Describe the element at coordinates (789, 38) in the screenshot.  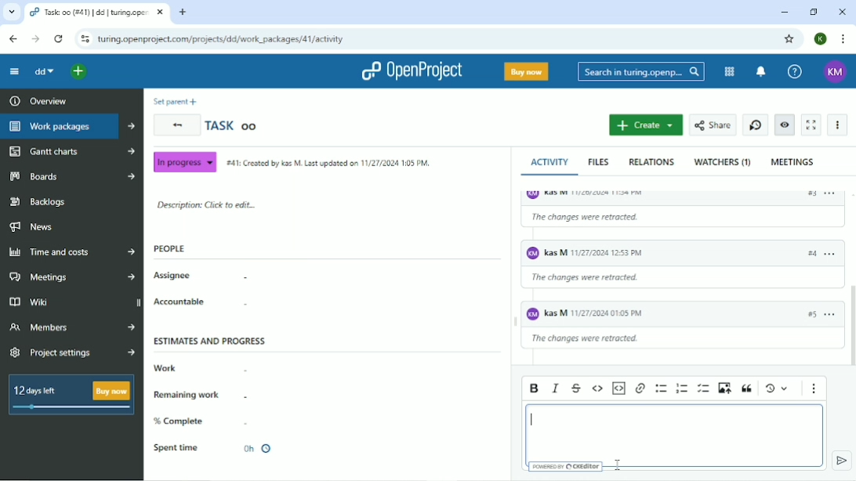
I see `Bookmark this tab` at that location.